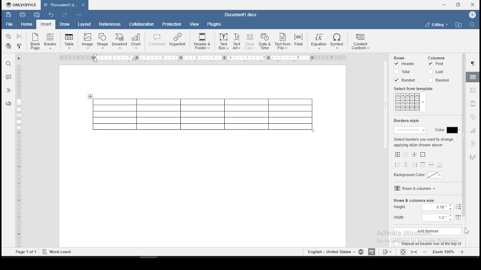 The height and width of the screenshot is (270, 481). What do you see at coordinates (413, 88) in the screenshot?
I see `select from template` at bounding box center [413, 88].